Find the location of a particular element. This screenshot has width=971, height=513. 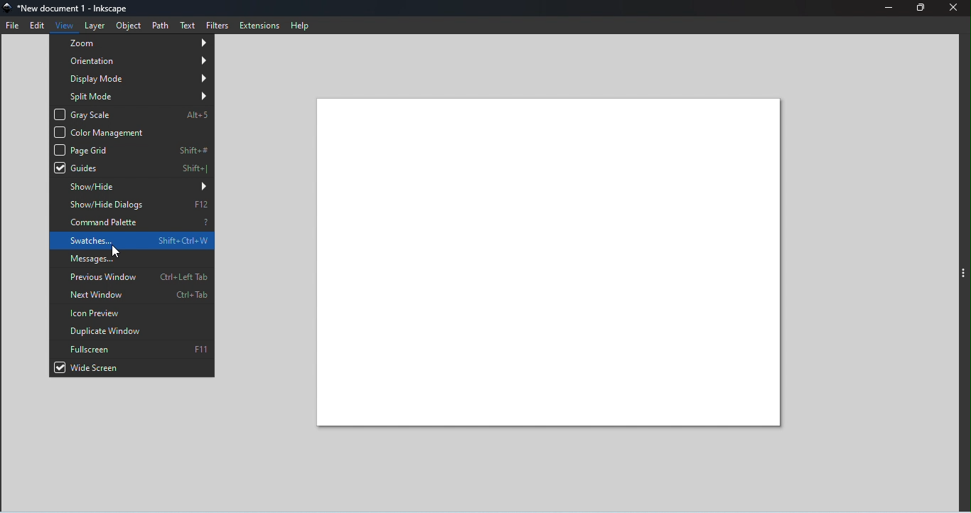

Previous window is located at coordinates (133, 276).